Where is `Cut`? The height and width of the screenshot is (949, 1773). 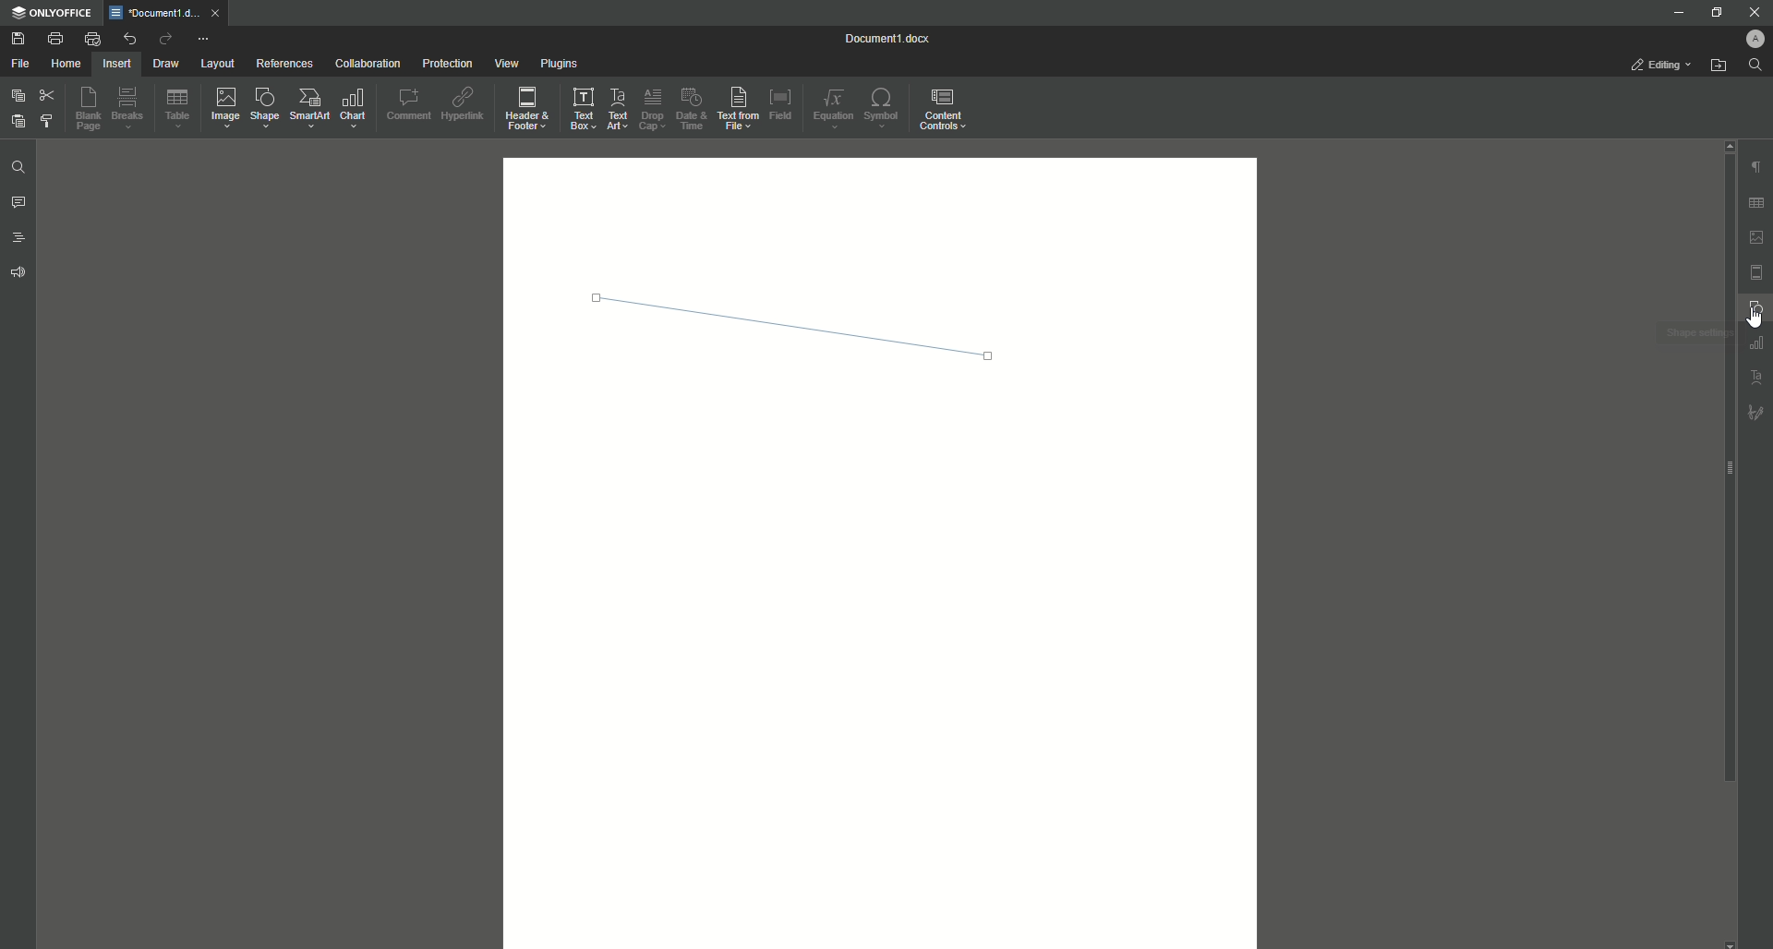 Cut is located at coordinates (46, 95).